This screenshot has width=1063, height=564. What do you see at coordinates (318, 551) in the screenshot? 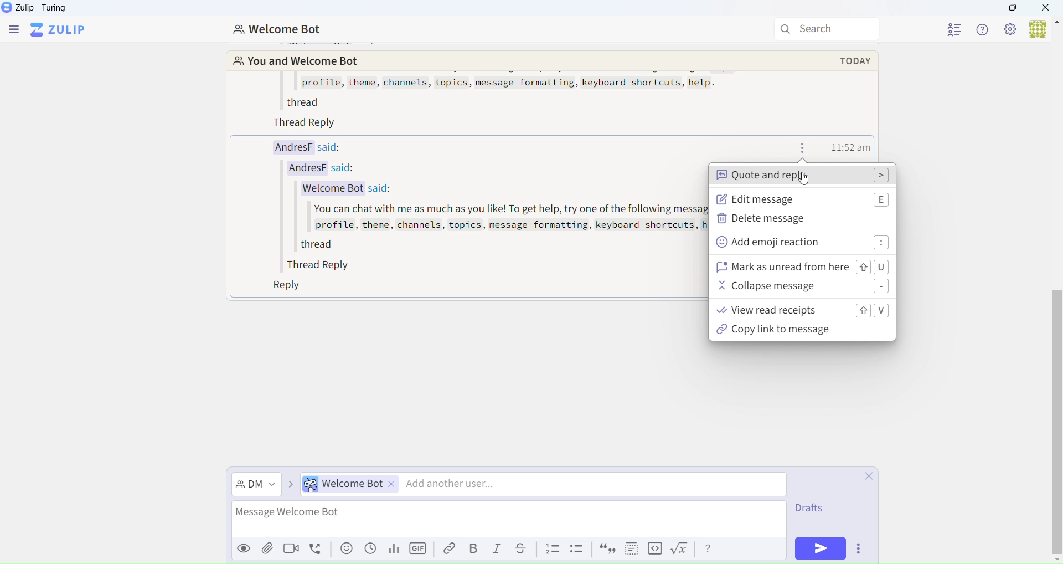
I see `voicecall` at bounding box center [318, 551].